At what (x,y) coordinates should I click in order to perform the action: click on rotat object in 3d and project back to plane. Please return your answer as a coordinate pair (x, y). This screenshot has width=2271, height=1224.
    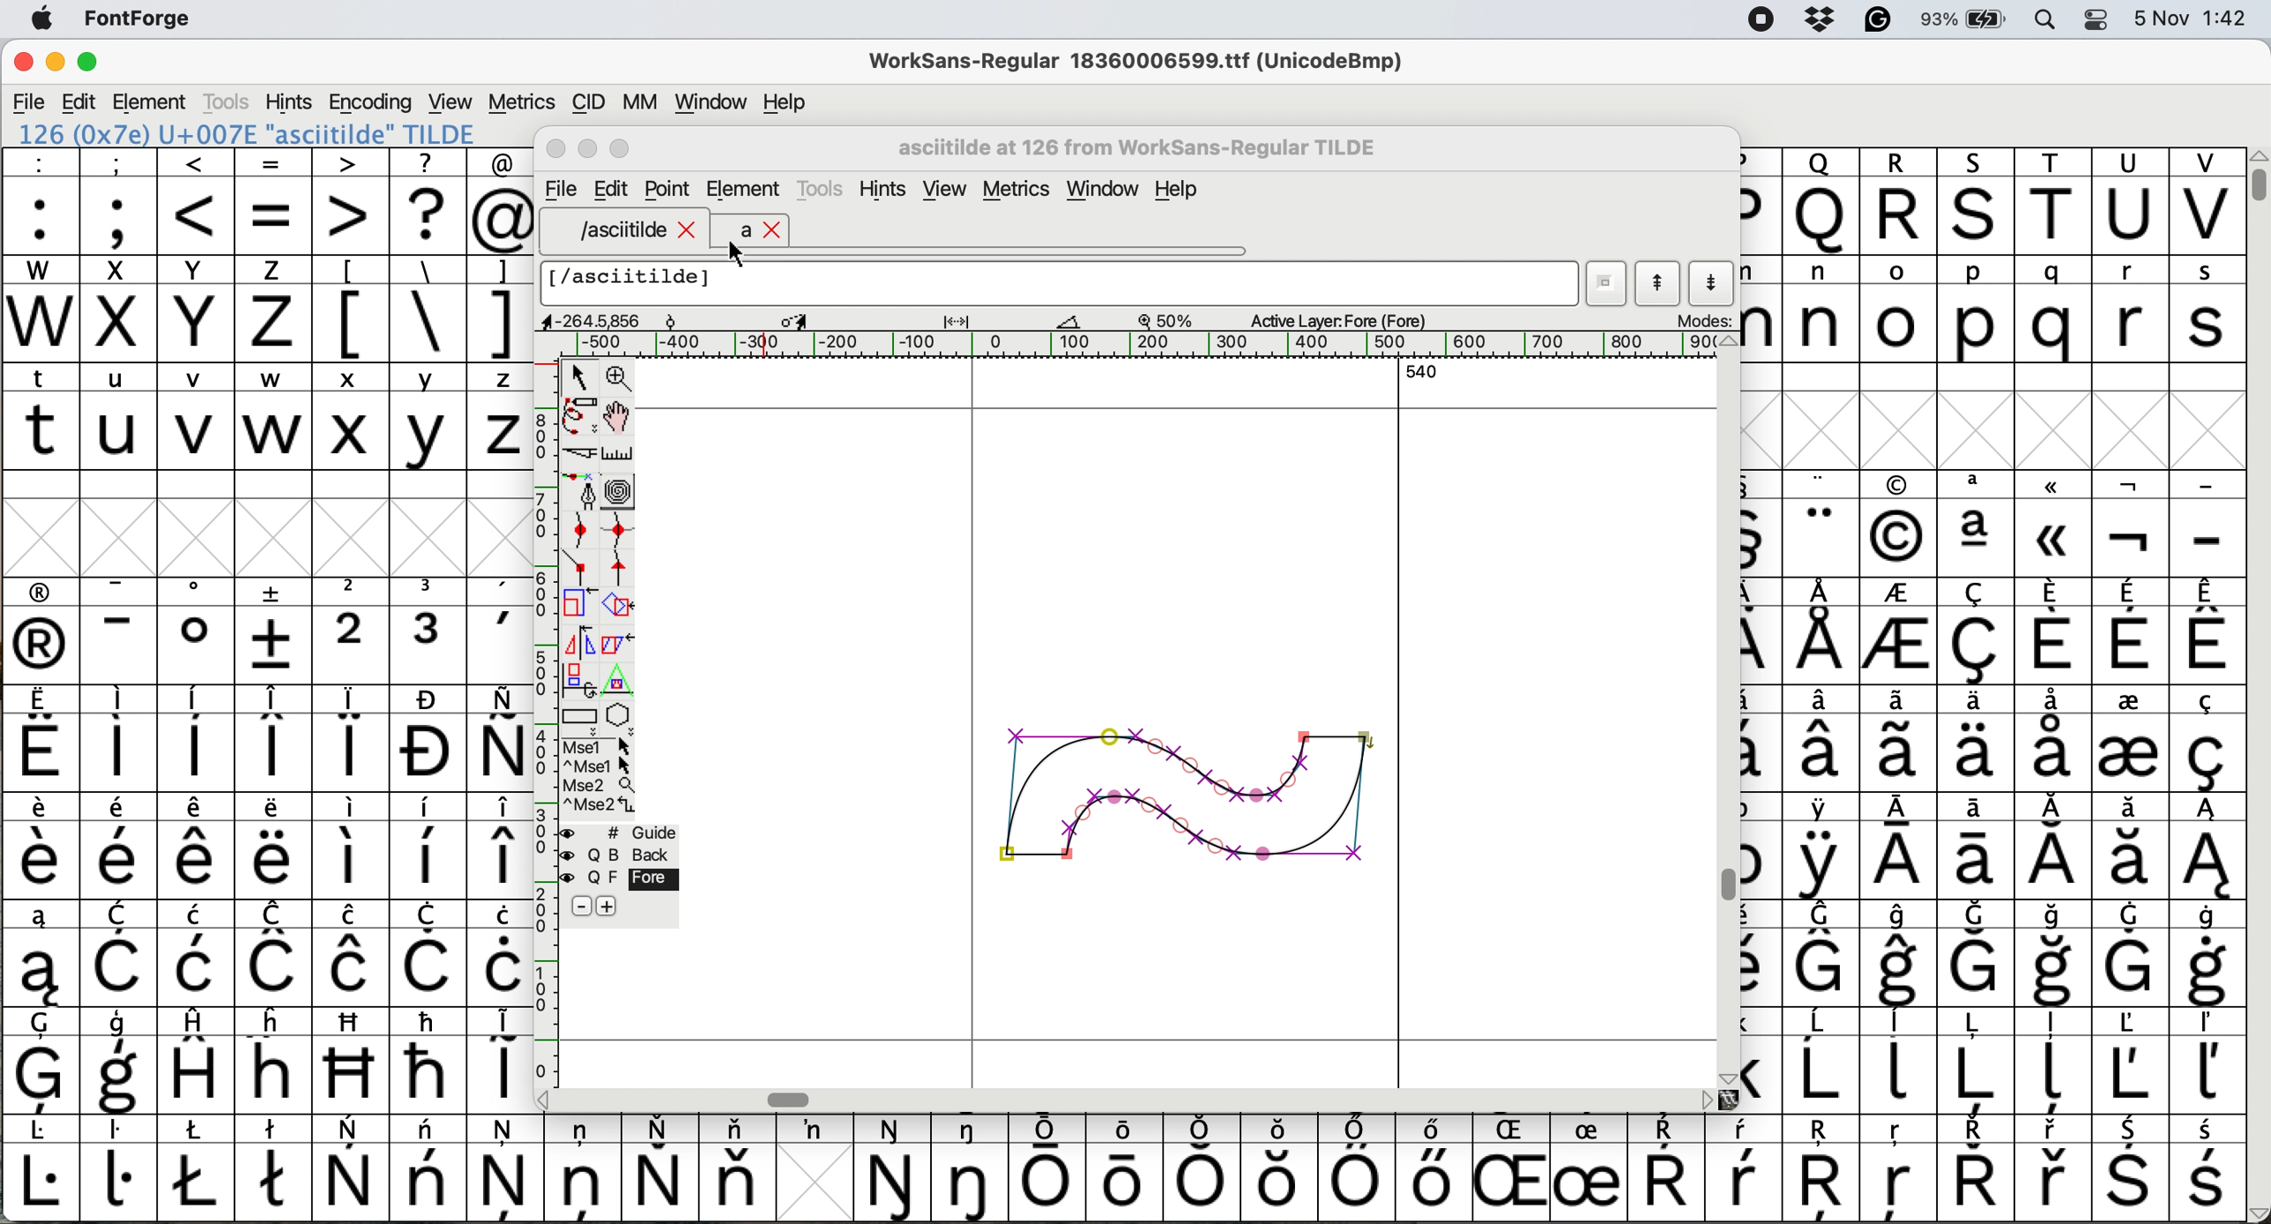
    Looking at the image, I should click on (577, 679).